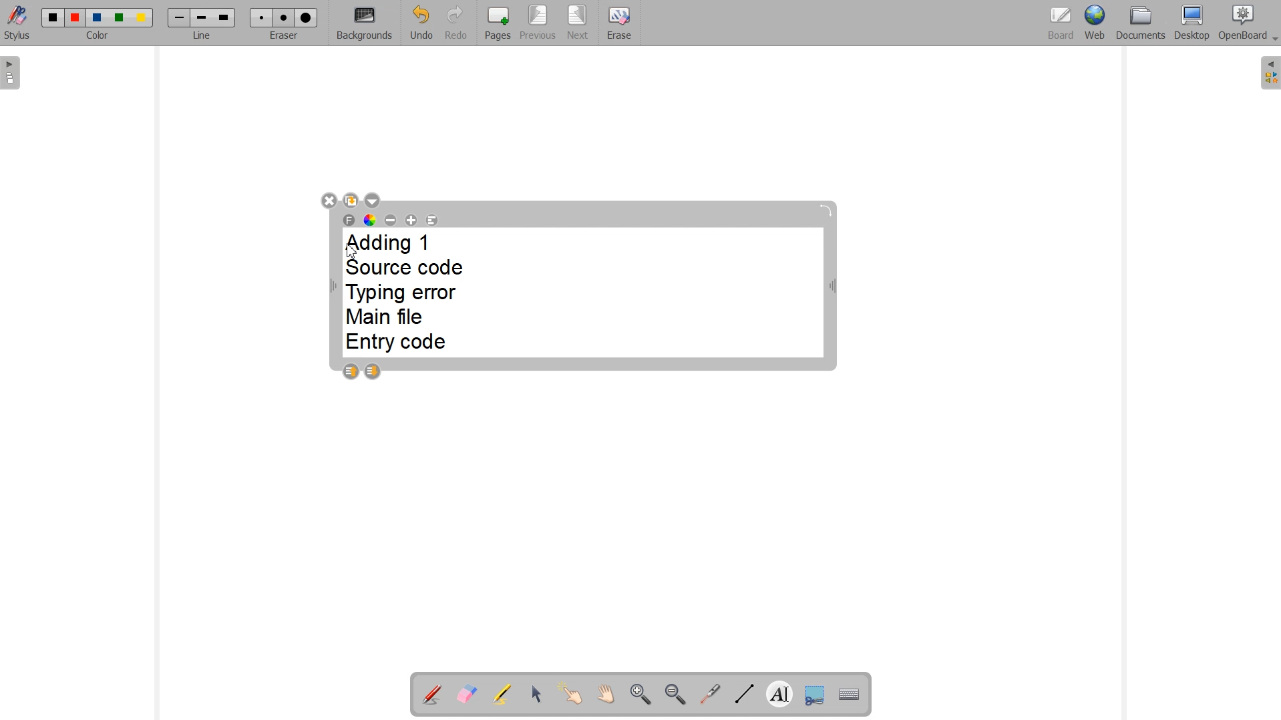 This screenshot has height=720, width=1281. What do you see at coordinates (142, 18) in the screenshot?
I see `Color 5` at bounding box center [142, 18].